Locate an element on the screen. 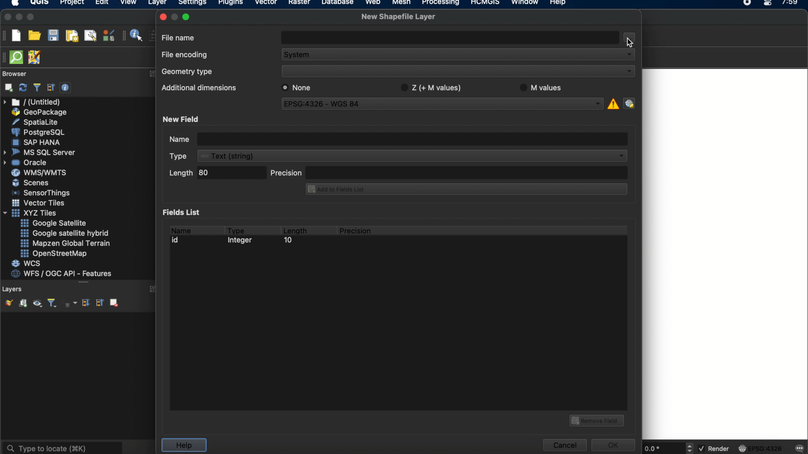  filter browser is located at coordinates (37, 87).